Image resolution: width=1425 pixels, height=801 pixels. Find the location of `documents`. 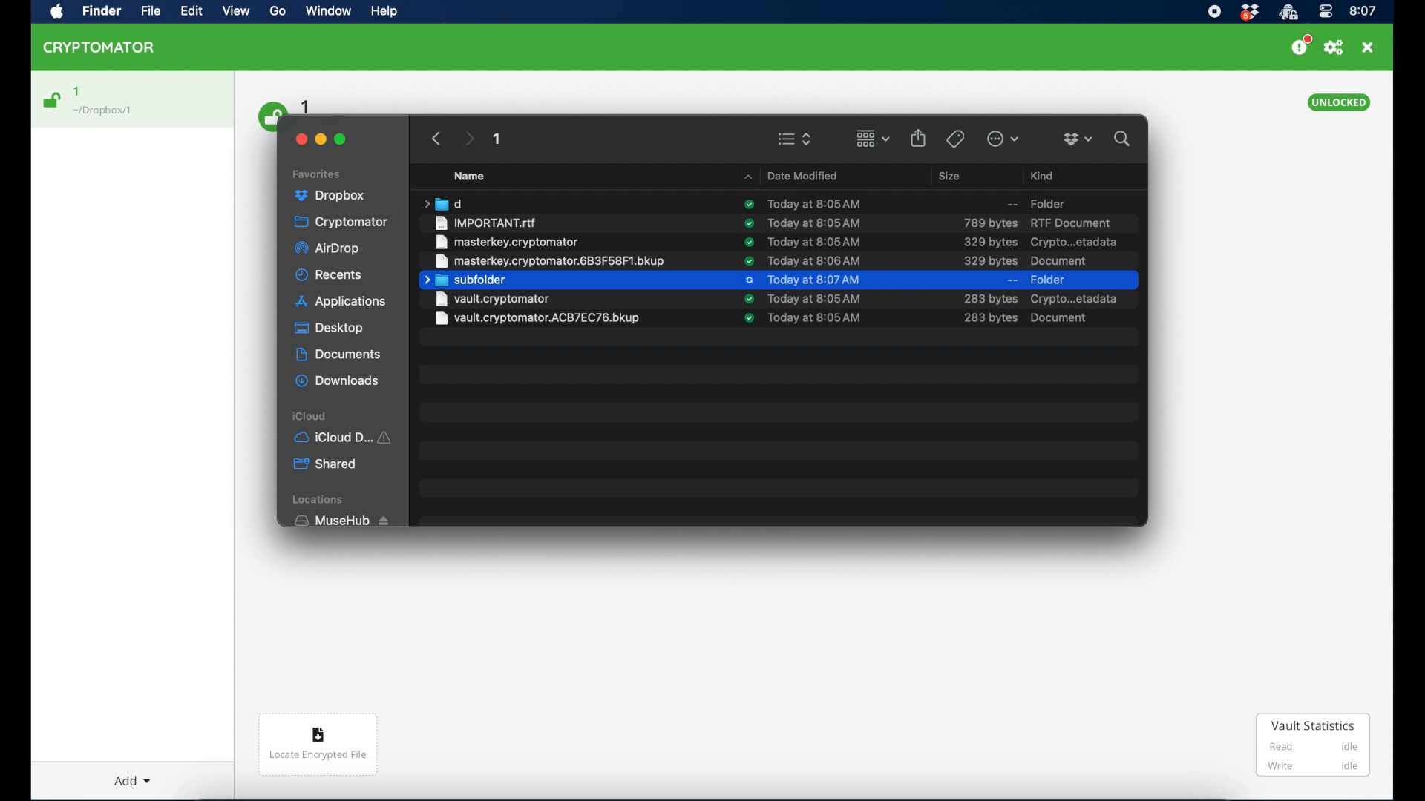

documents is located at coordinates (338, 355).